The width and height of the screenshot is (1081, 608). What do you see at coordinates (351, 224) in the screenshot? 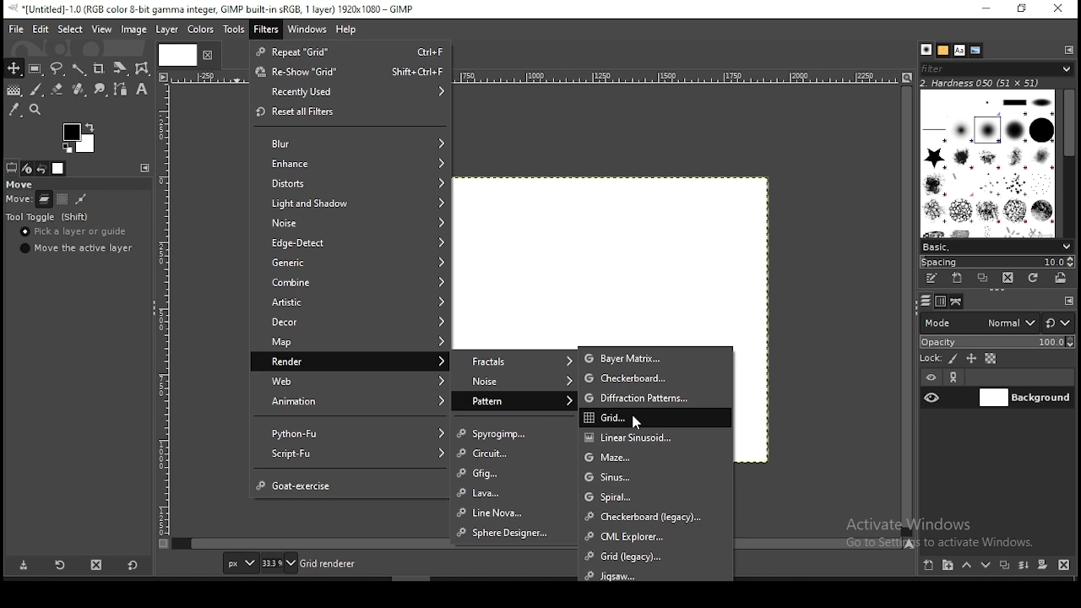
I see `noise` at bounding box center [351, 224].